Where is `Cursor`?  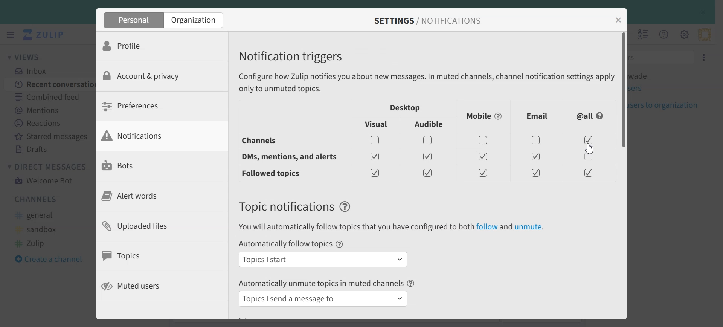
Cursor is located at coordinates (589, 148).